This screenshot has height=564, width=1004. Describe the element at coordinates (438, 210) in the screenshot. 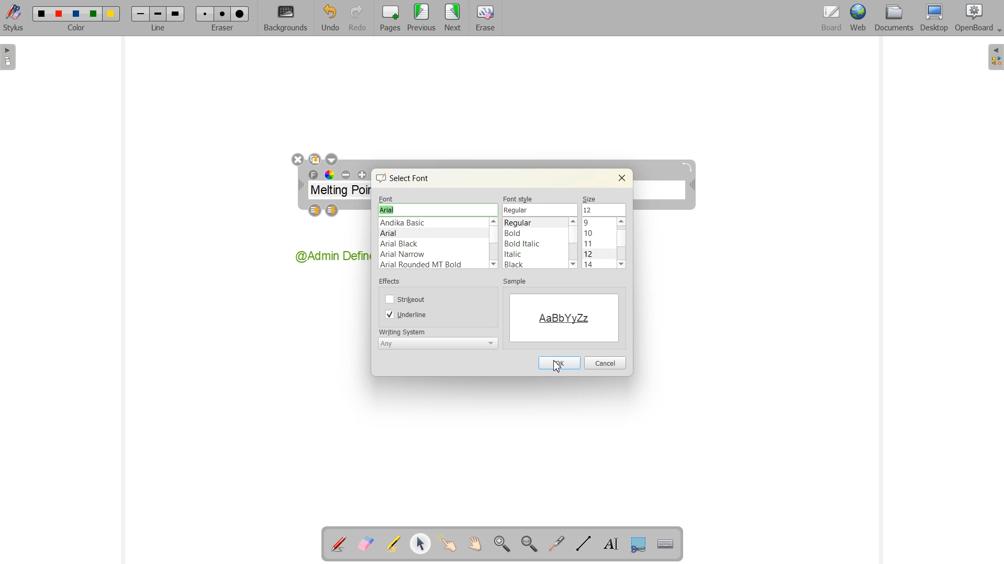

I see `Font name` at that location.